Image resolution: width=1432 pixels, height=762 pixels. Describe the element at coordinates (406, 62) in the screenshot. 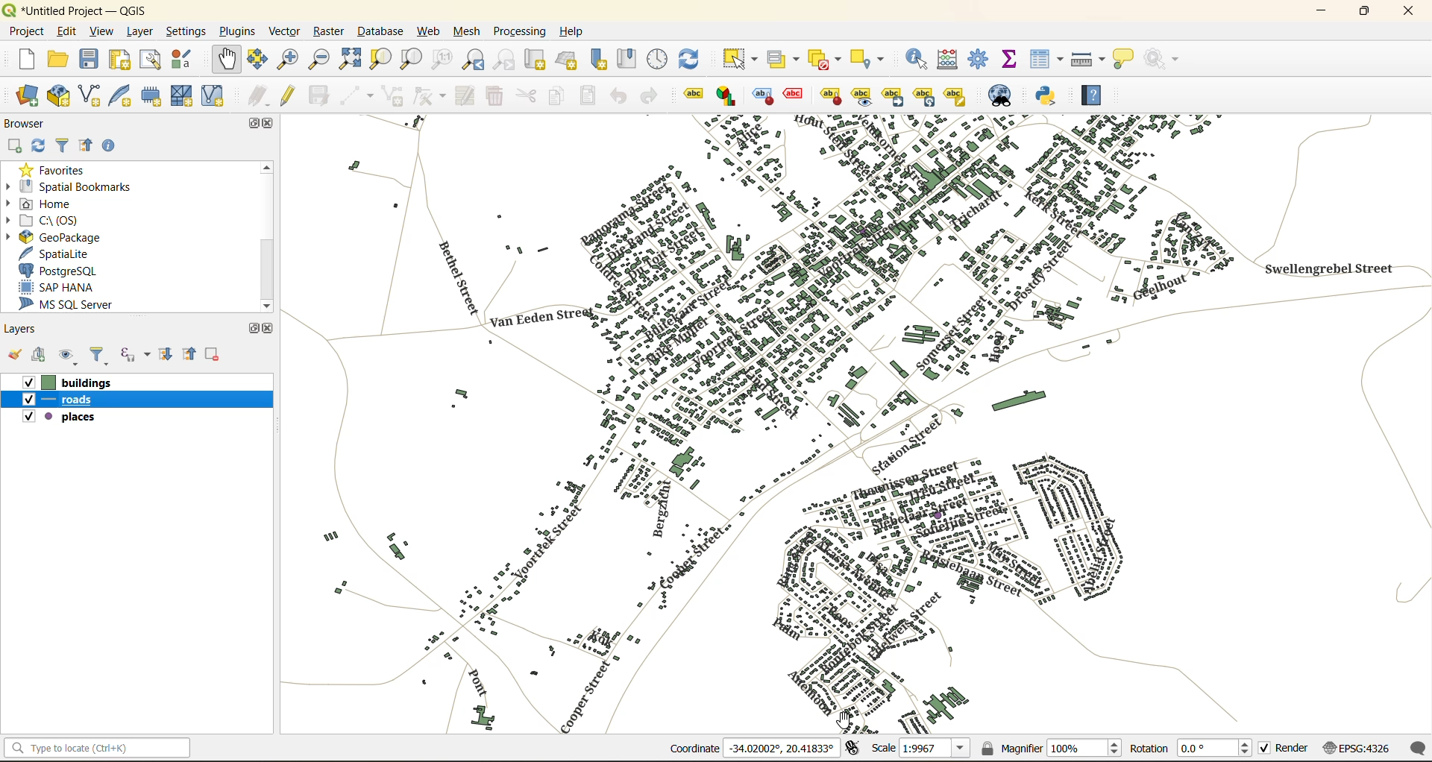

I see `zoom layer` at that location.